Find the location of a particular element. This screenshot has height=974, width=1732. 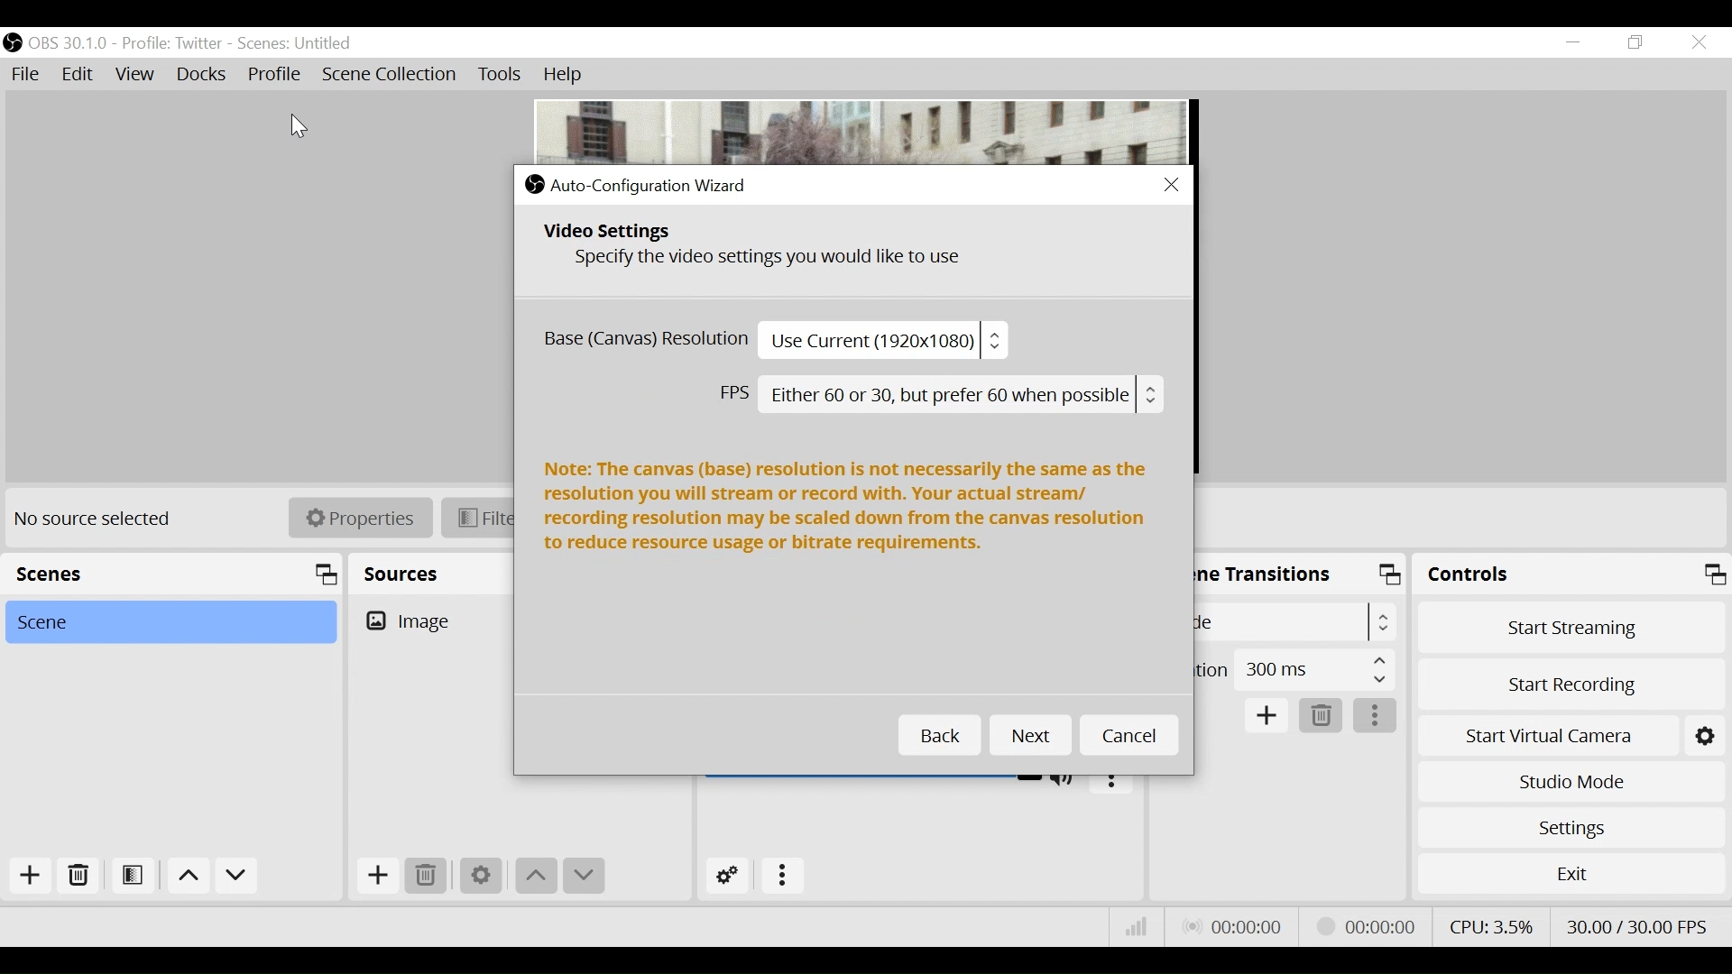

Open Scene Filter  is located at coordinates (129, 878).